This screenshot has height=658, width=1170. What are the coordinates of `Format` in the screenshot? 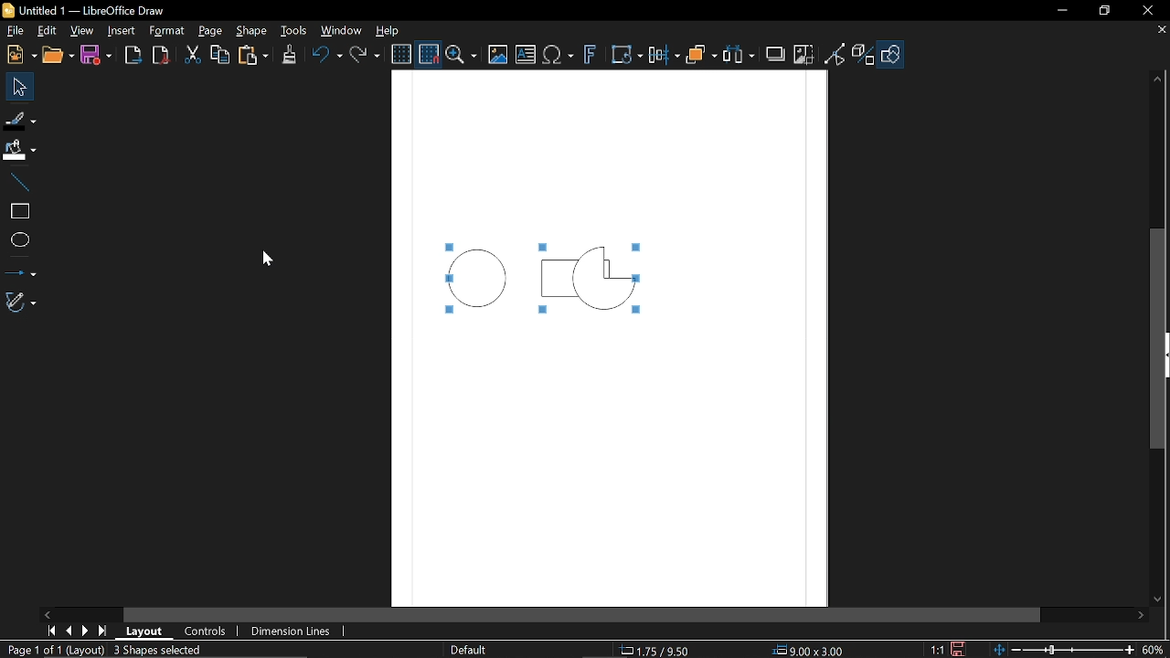 It's located at (165, 31).